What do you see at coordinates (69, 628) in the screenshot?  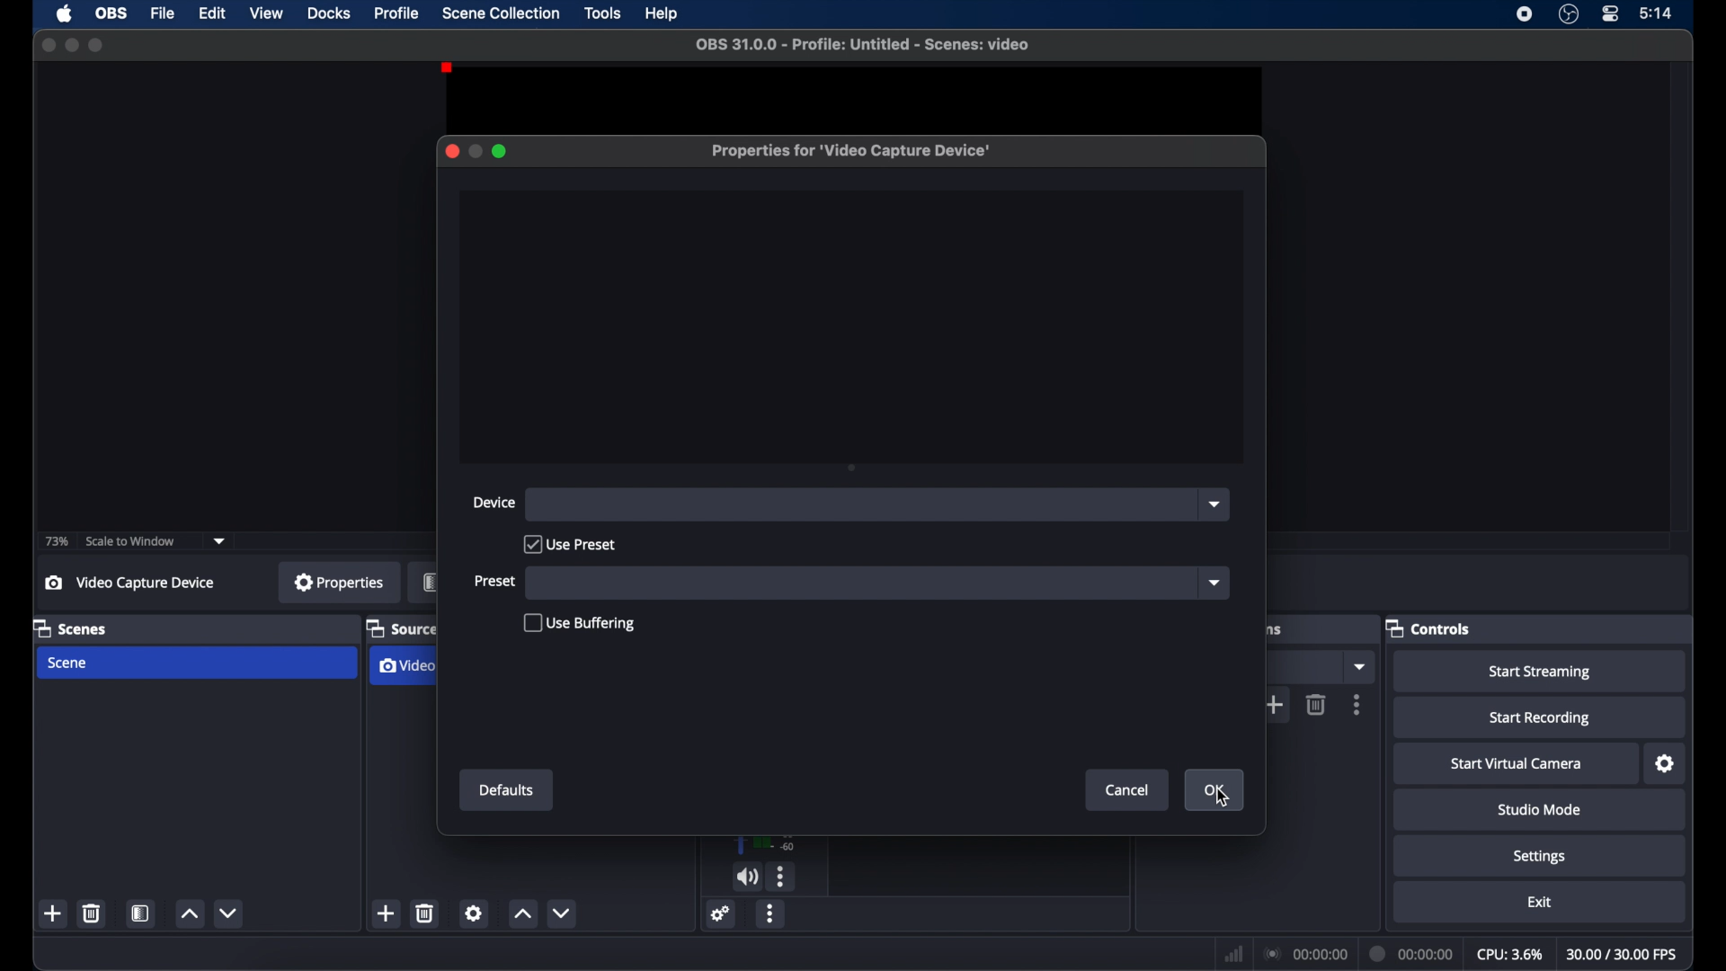 I see `scenes` at bounding box center [69, 628].